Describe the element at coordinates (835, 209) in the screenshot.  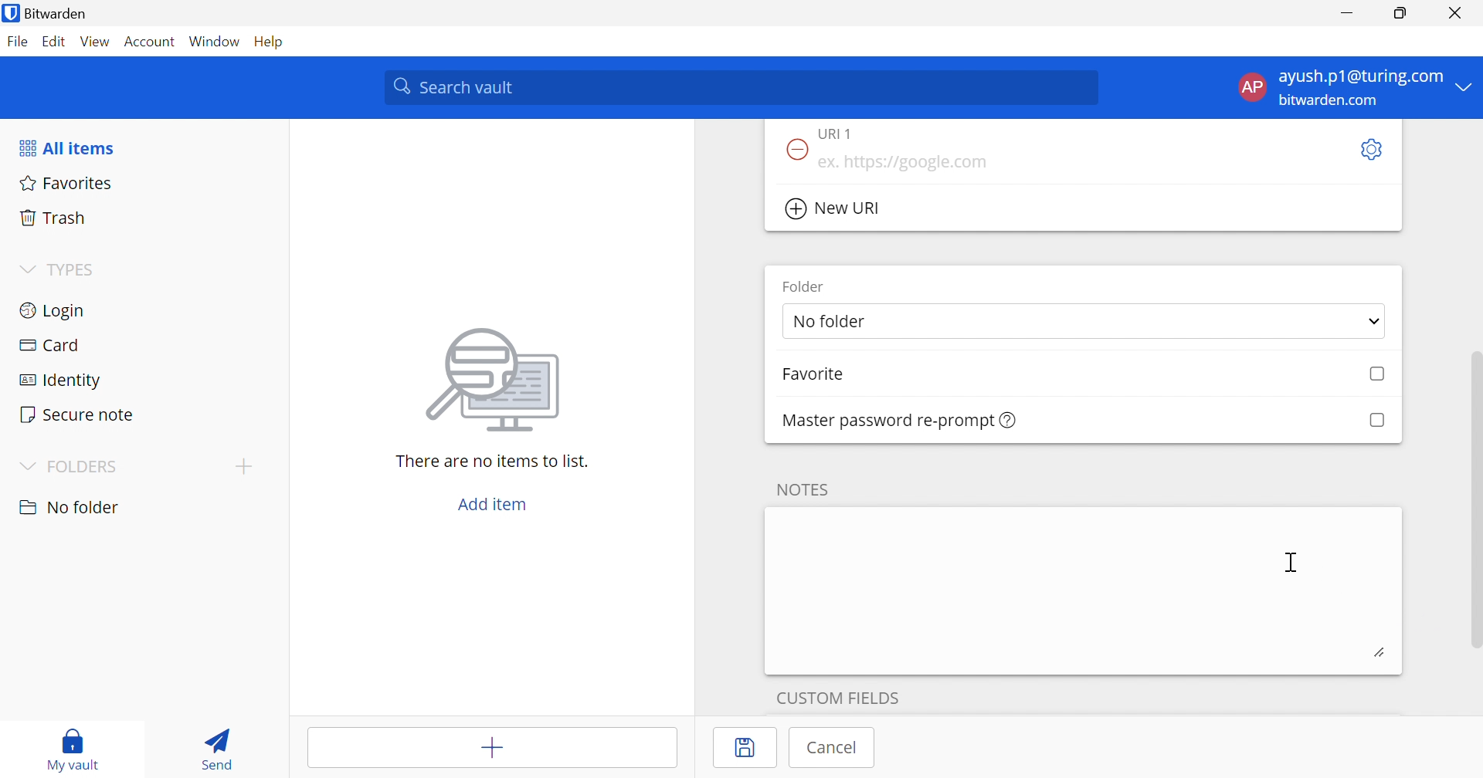
I see `New URI` at that location.